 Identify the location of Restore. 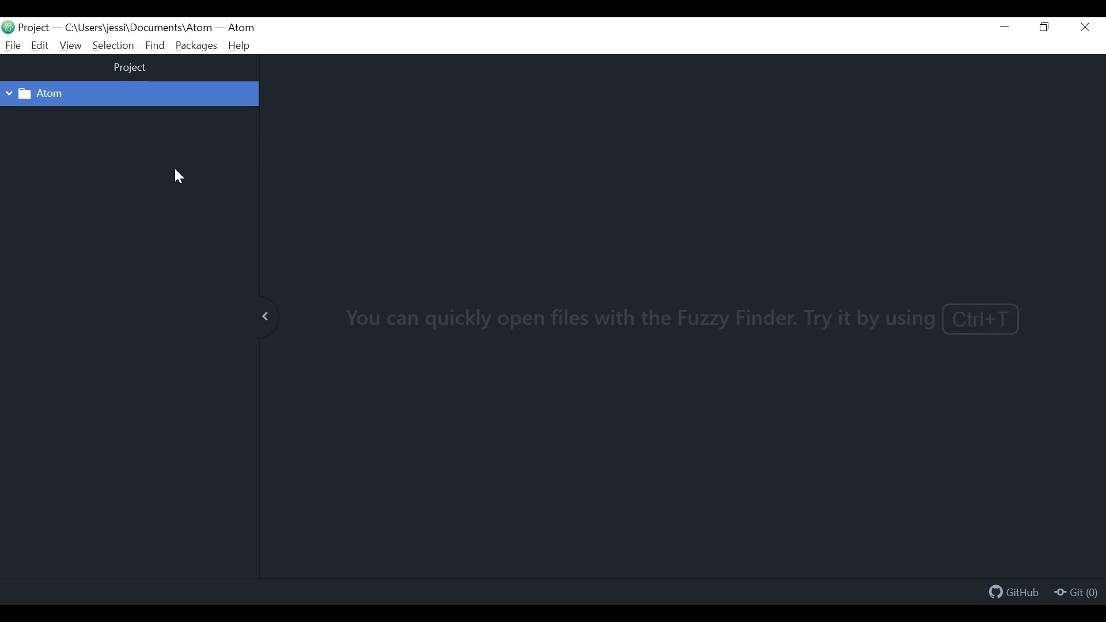
(1046, 28).